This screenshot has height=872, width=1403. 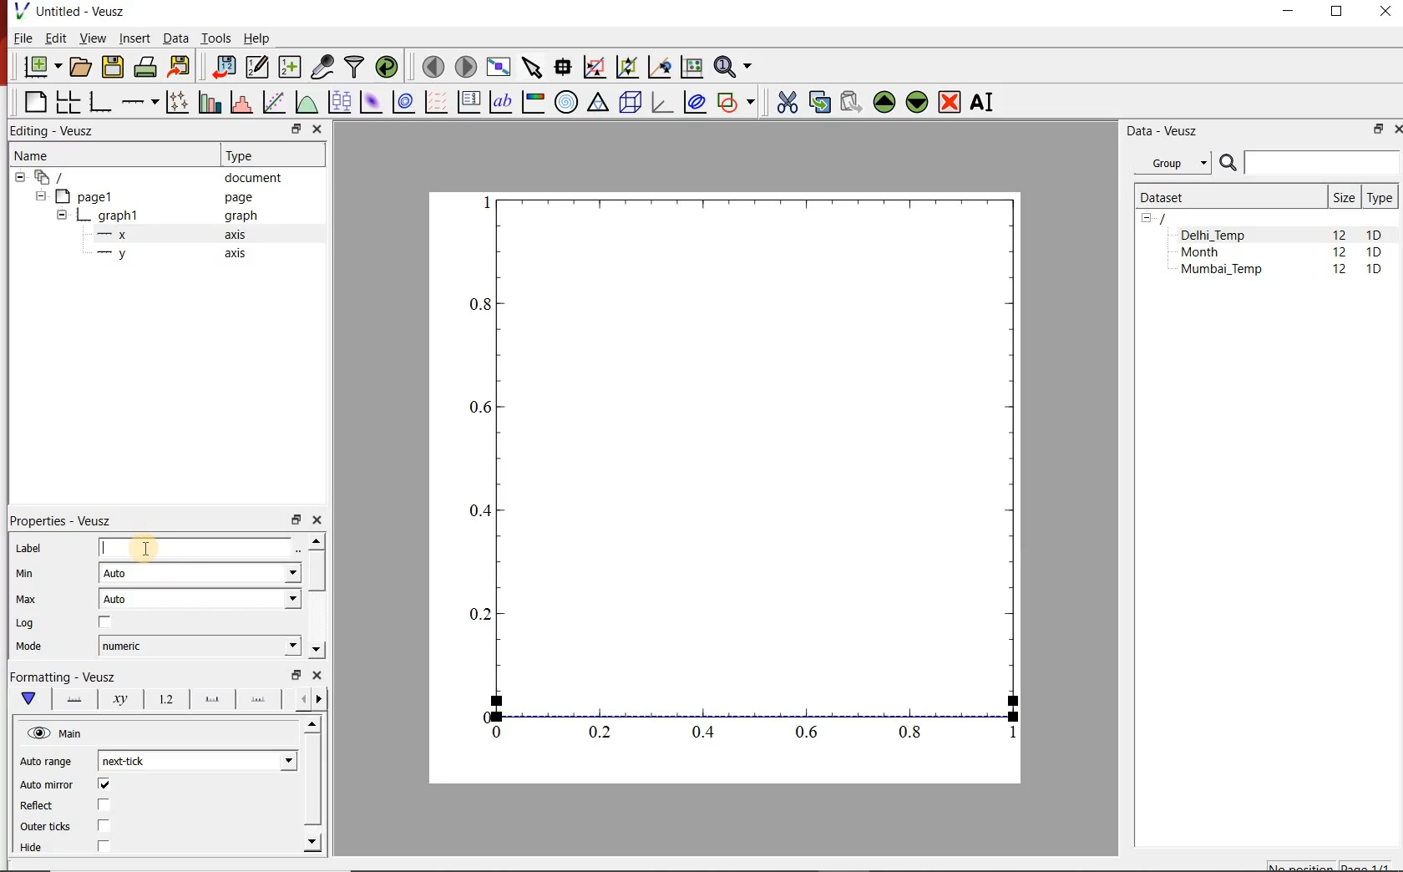 I want to click on Axis label, so click(x=117, y=699).